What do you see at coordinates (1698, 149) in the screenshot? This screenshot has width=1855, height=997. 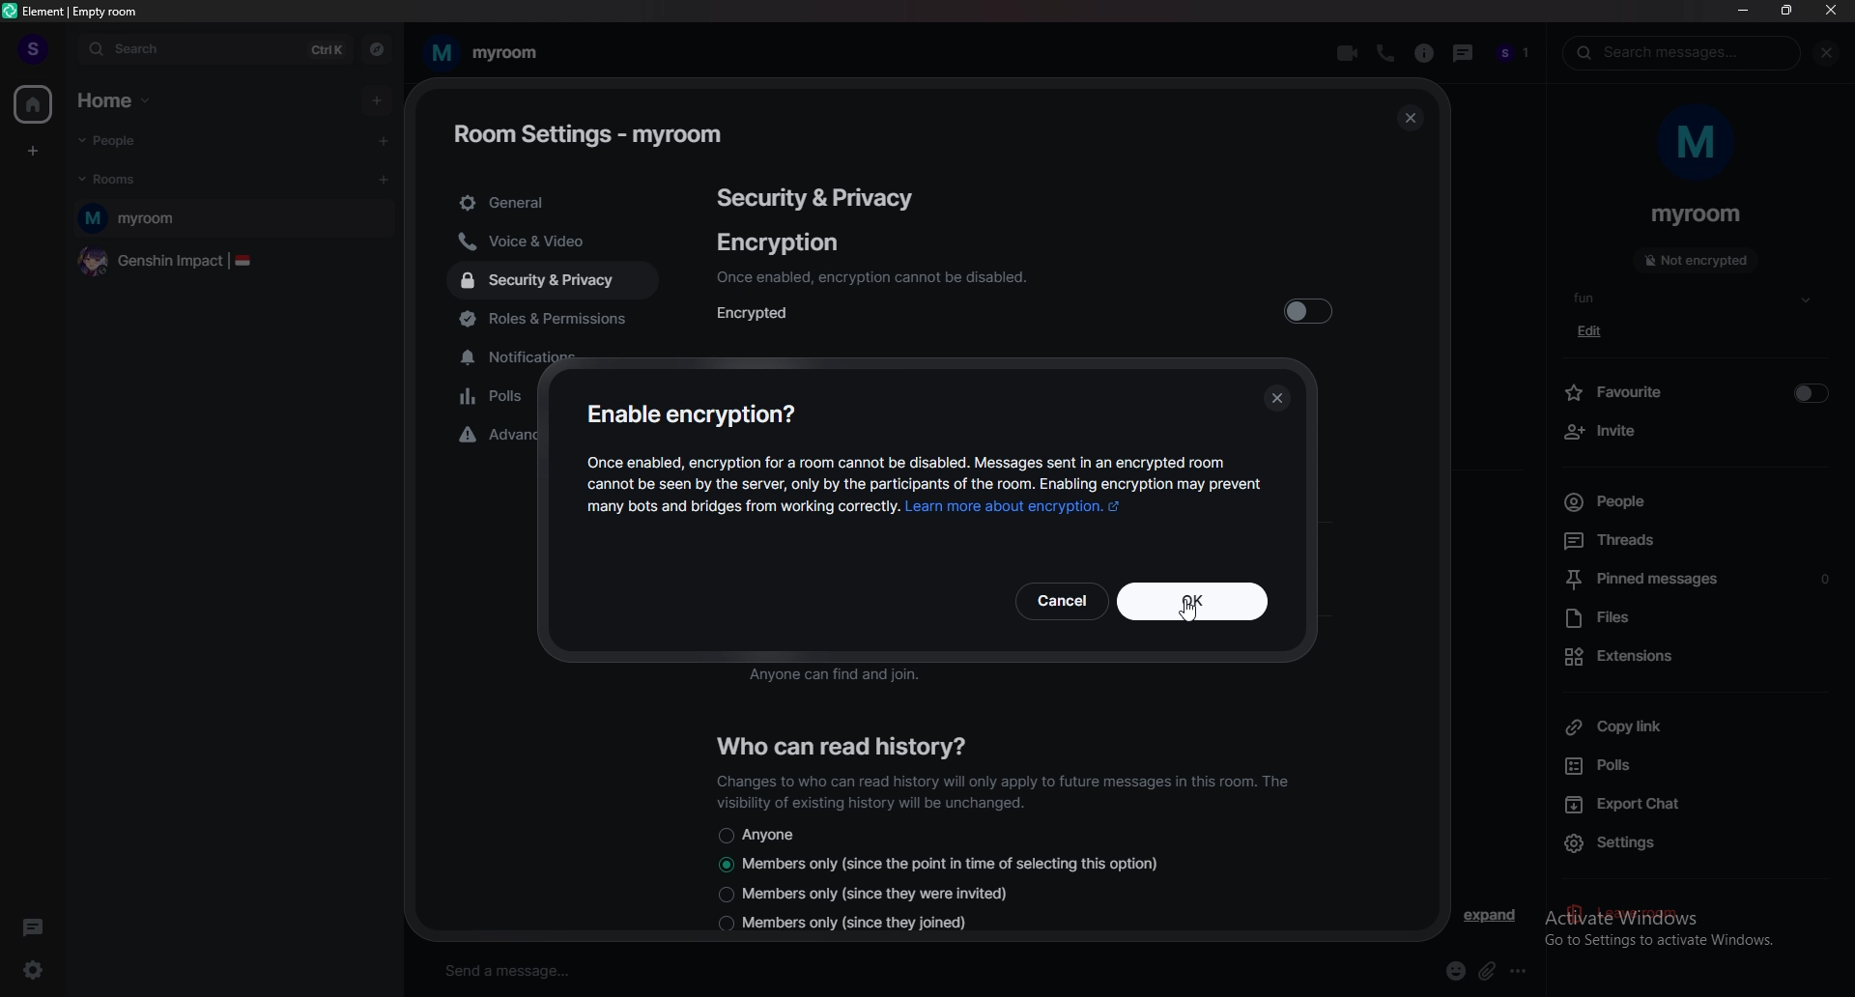 I see `m` at bounding box center [1698, 149].